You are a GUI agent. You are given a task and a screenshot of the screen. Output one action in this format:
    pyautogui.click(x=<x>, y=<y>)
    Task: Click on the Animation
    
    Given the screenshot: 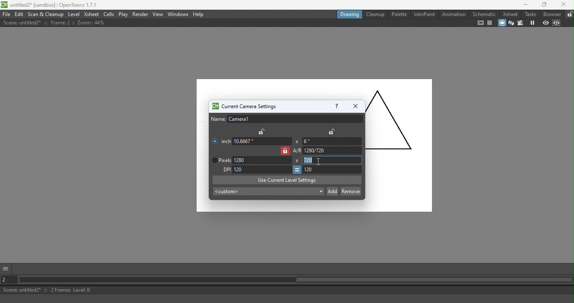 What is the action you would take?
    pyautogui.click(x=453, y=14)
    